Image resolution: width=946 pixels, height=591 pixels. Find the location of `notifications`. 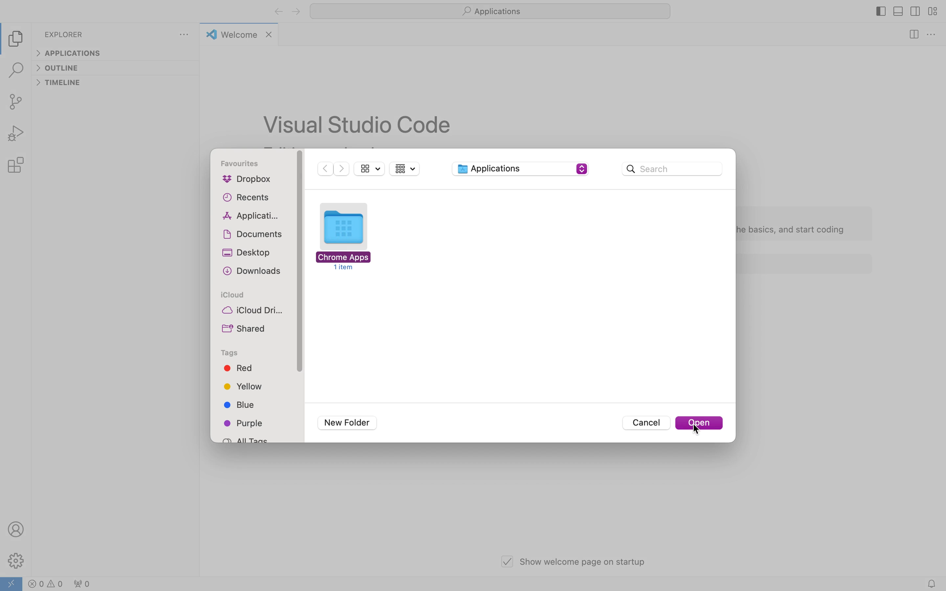

notifications is located at coordinates (931, 584).